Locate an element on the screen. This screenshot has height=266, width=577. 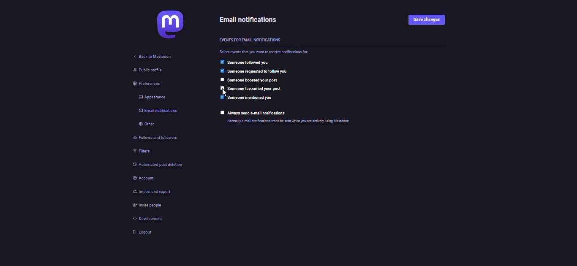
enabled is located at coordinates (222, 97).